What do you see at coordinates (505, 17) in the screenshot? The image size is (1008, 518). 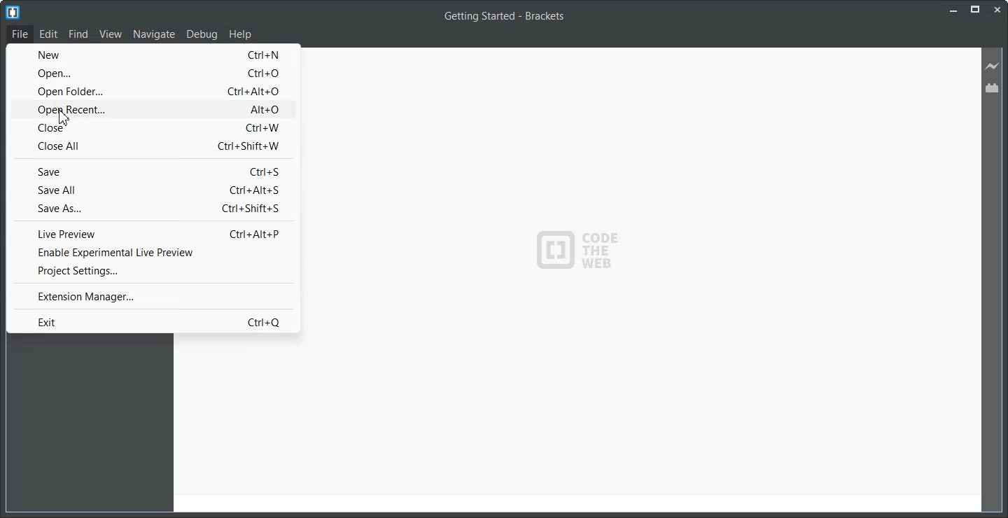 I see `Getting Started - Brackets` at bounding box center [505, 17].